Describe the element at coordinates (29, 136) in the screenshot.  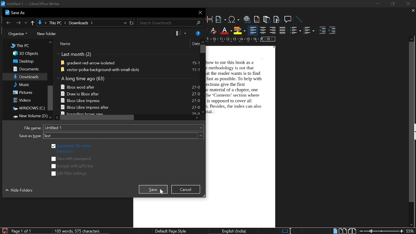
I see `Same as type` at that location.